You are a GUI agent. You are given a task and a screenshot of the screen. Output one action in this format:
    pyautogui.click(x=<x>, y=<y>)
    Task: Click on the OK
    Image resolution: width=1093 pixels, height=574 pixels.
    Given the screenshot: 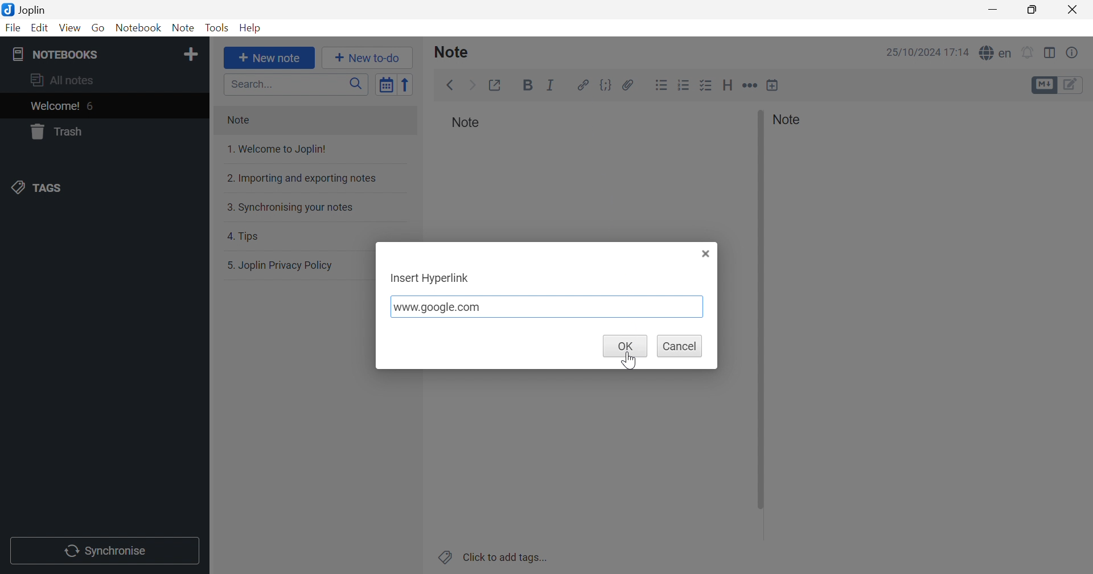 What is the action you would take?
    pyautogui.click(x=625, y=346)
    